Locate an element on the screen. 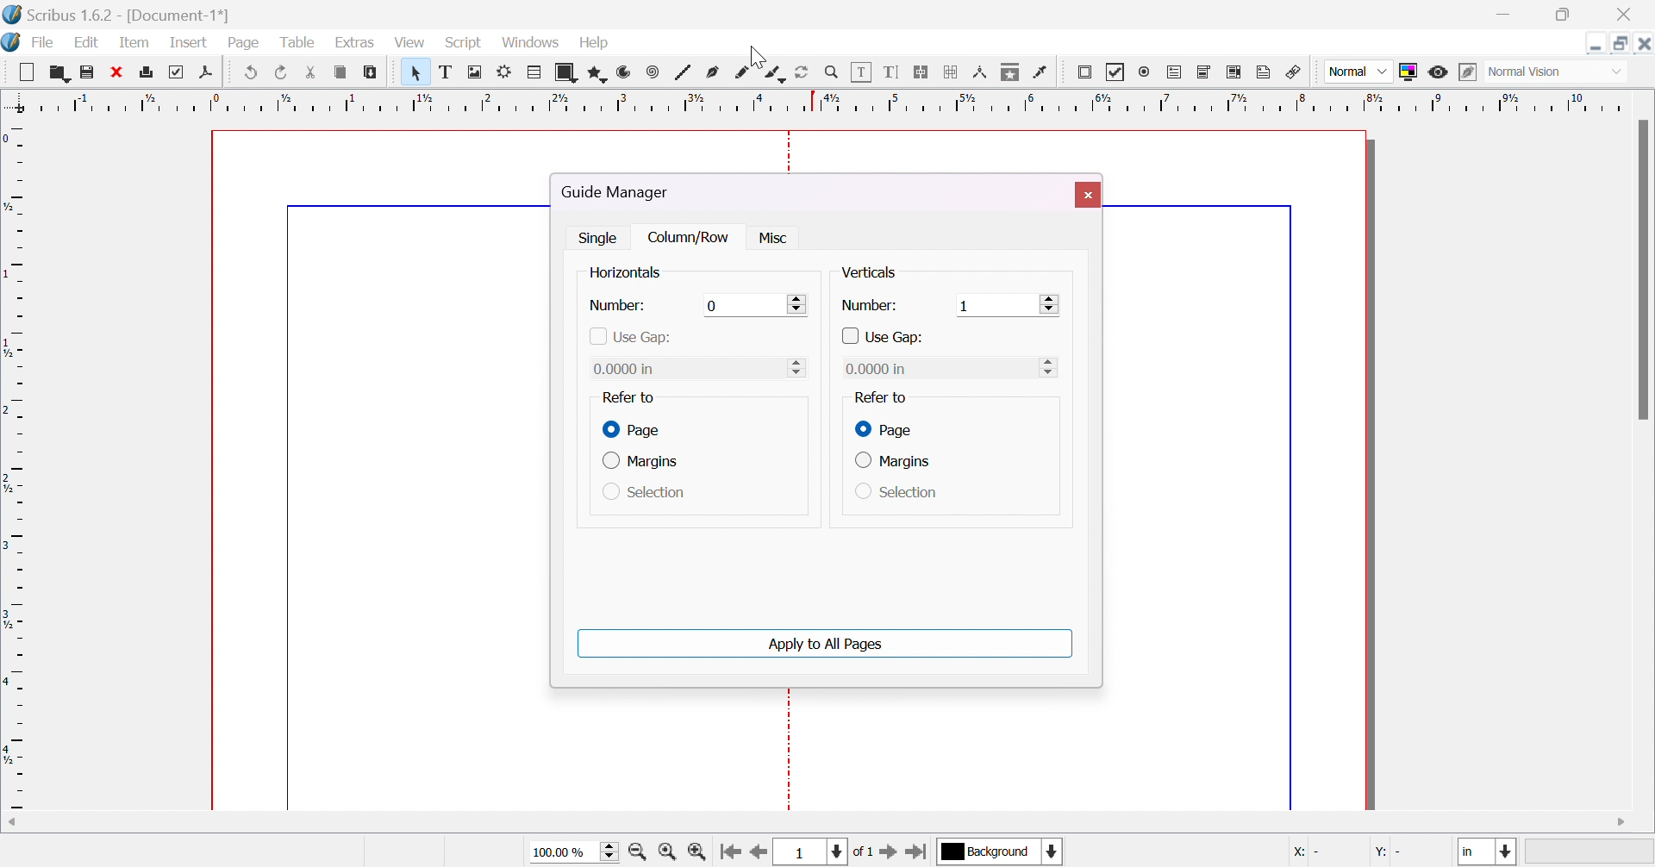 This screenshot has height=867, width=1655. file is located at coordinates (45, 43).